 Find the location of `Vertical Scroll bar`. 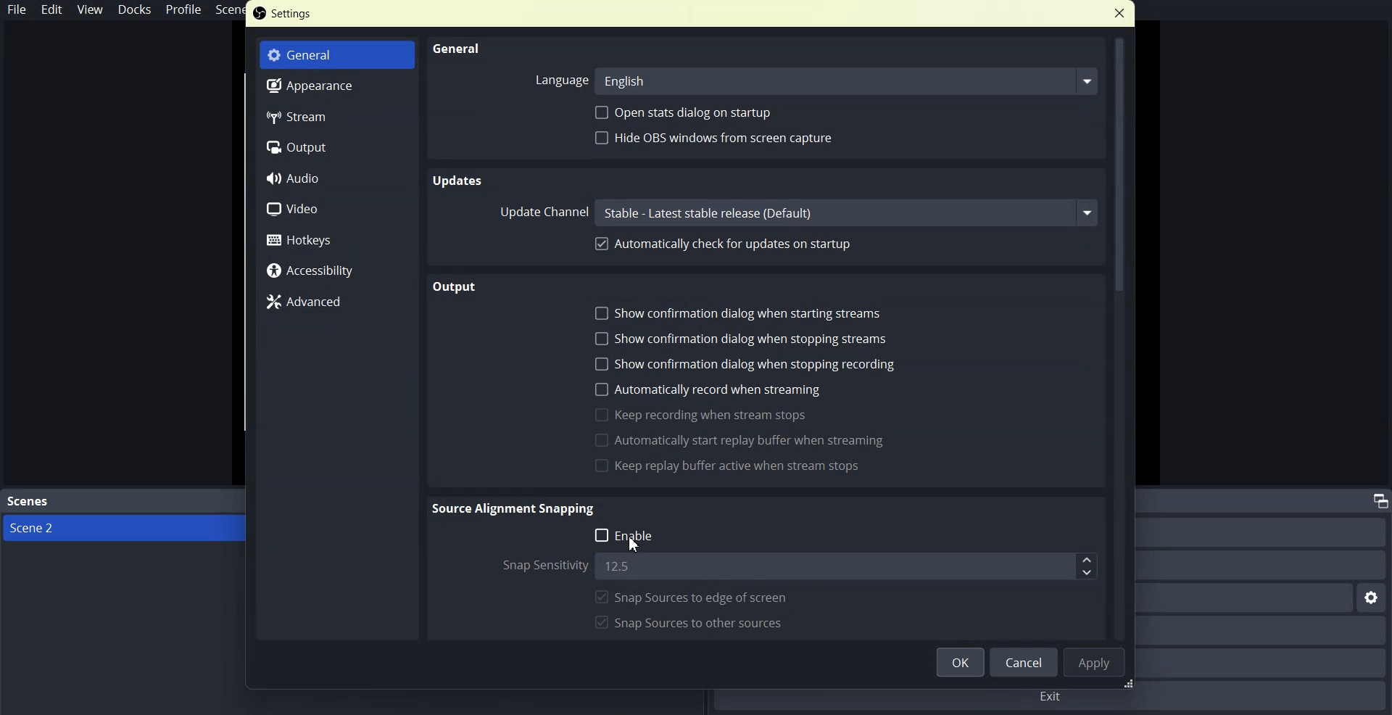

Vertical Scroll bar is located at coordinates (1121, 339).